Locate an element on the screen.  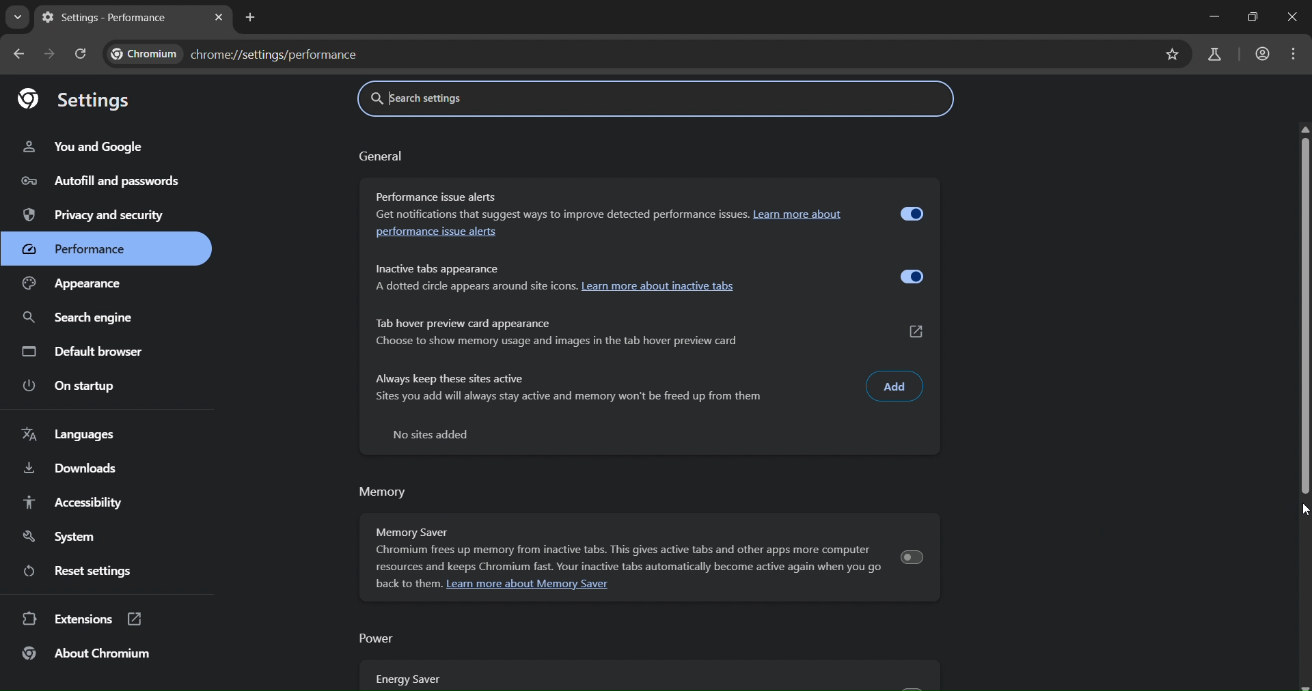
on startup is located at coordinates (79, 386).